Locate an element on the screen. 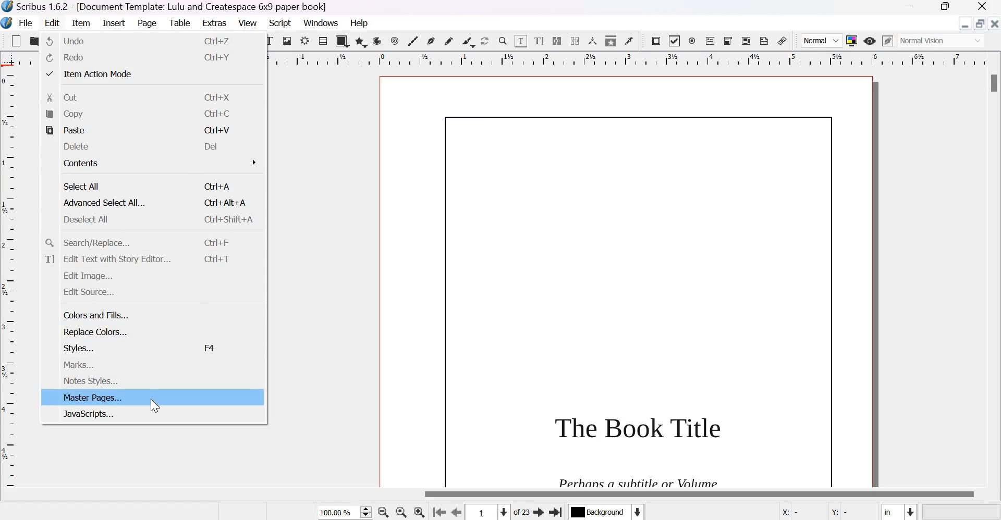 The height and width of the screenshot is (520, 1001). Eye dropper is located at coordinates (630, 42).